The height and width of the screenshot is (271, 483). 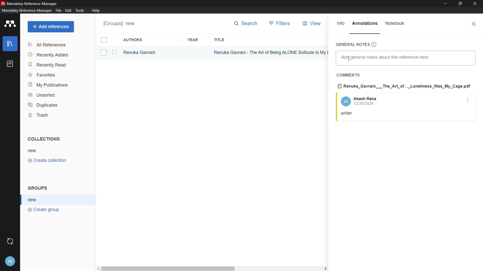 What do you see at coordinates (167, 268) in the screenshot?
I see `scrollbar` at bounding box center [167, 268].